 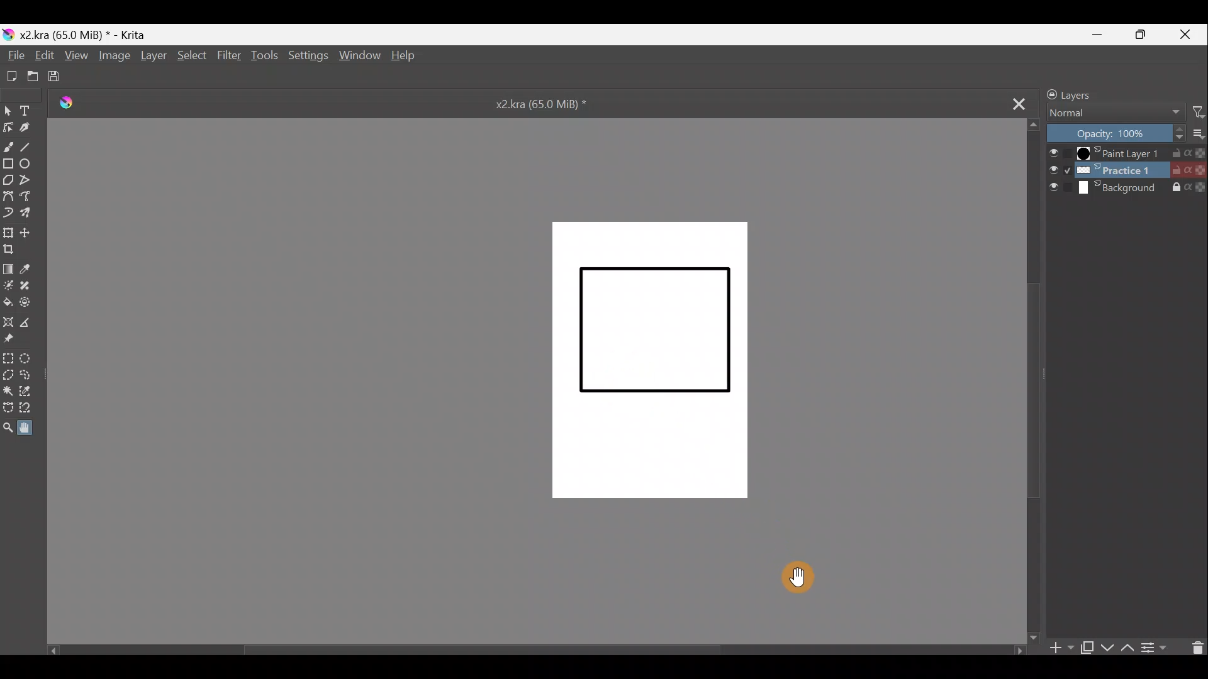 What do you see at coordinates (307, 57) in the screenshot?
I see `Settings` at bounding box center [307, 57].